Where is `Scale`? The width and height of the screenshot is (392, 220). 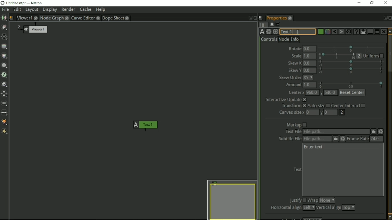
Scale is located at coordinates (296, 56).